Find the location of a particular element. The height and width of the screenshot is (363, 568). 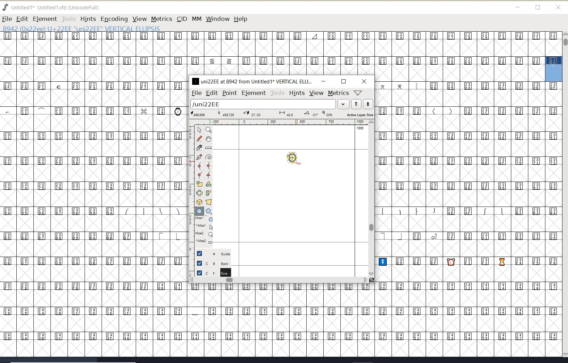

CID is located at coordinates (181, 19).